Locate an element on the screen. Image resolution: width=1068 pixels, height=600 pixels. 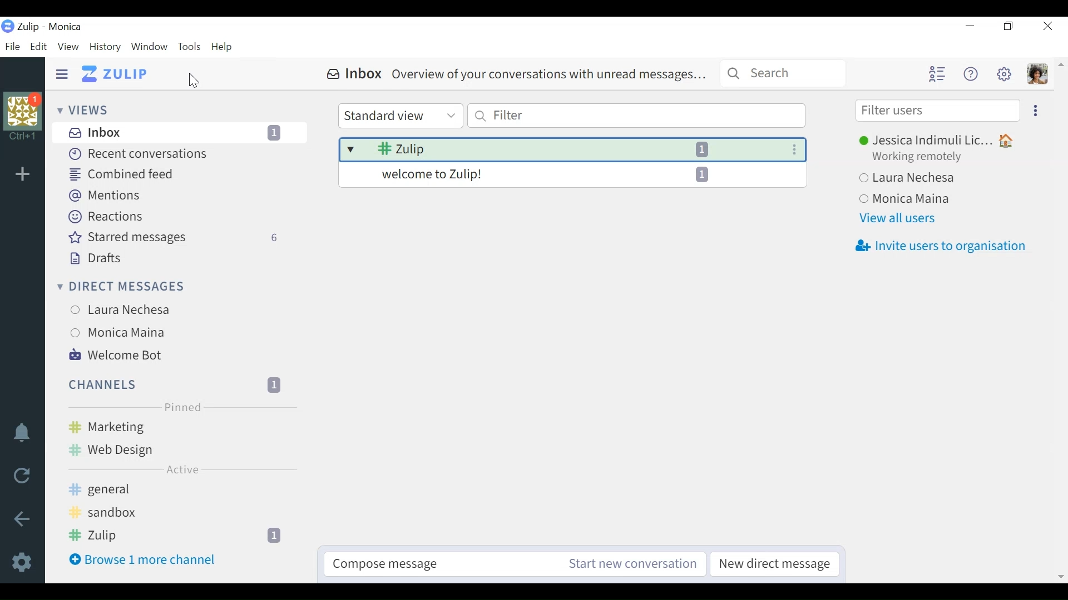
Close is located at coordinates (1046, 26).